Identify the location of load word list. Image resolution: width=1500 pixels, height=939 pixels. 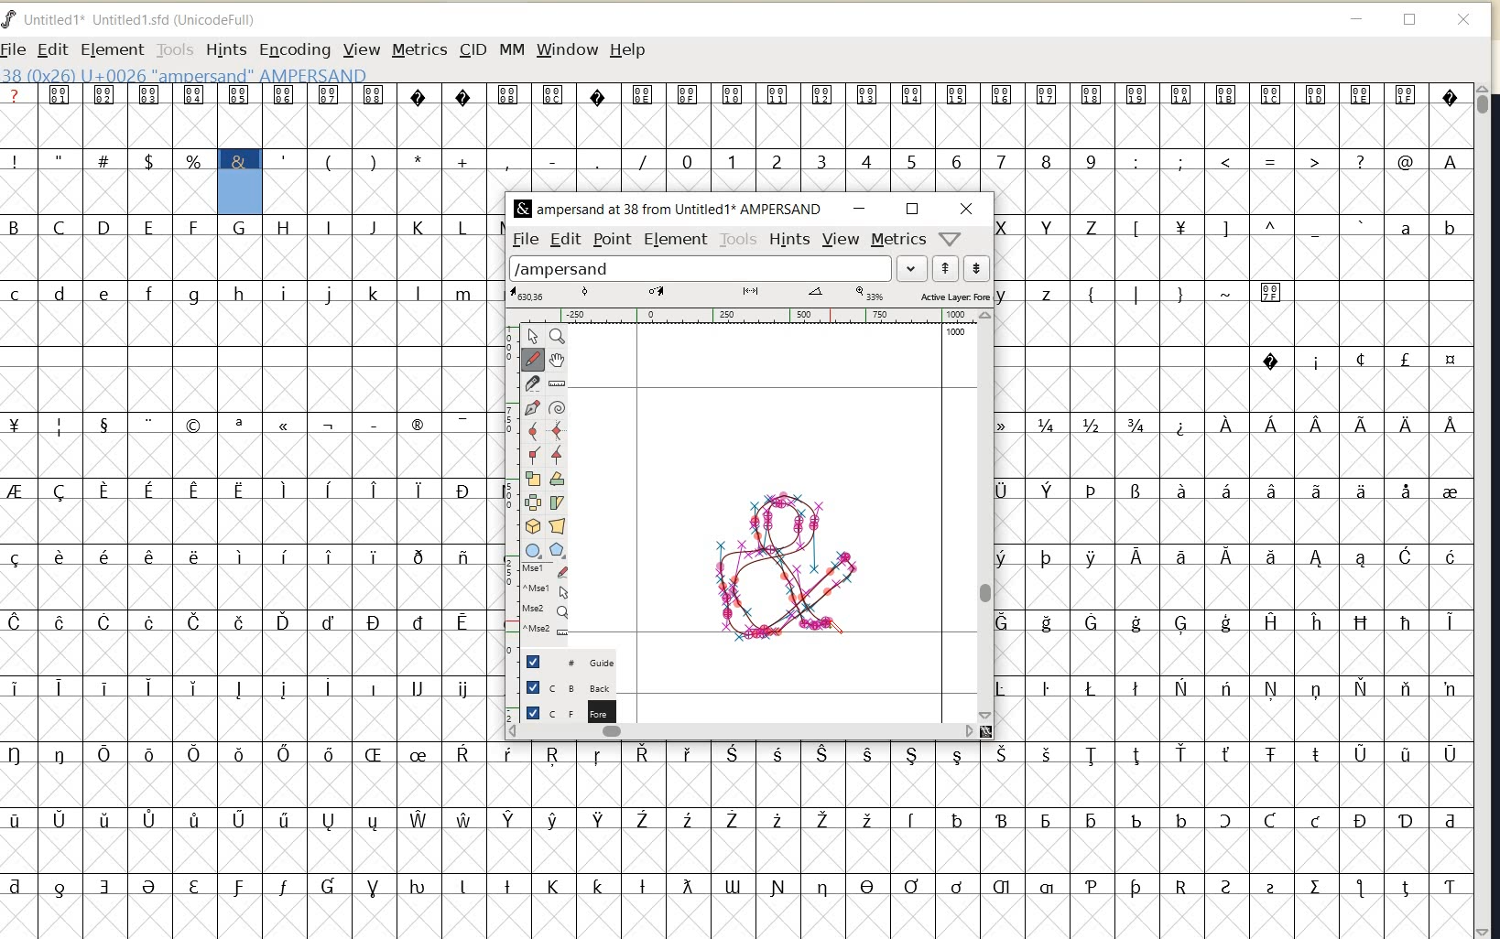
(700, 267).